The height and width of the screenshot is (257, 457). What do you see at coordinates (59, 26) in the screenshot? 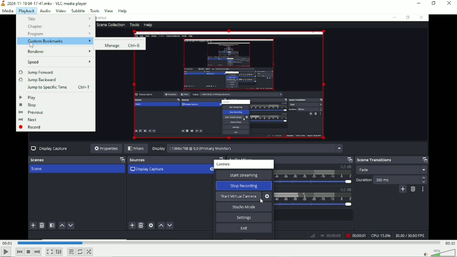
I see `Chapter` at bounding box center [59, 26].